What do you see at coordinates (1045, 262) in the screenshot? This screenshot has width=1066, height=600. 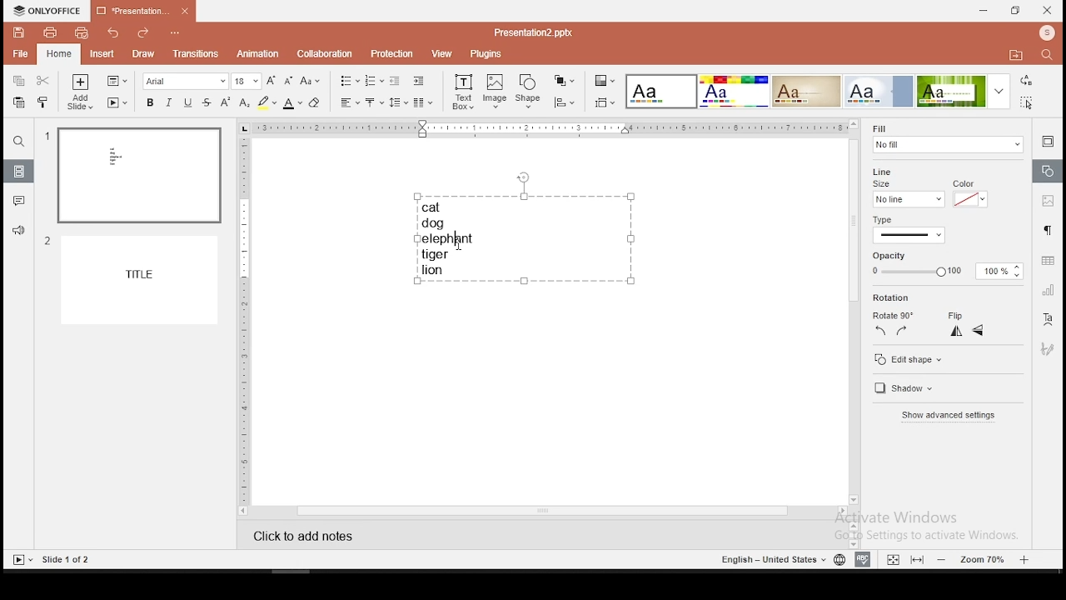 I see `table settings` at bounding box center [1045, 262].